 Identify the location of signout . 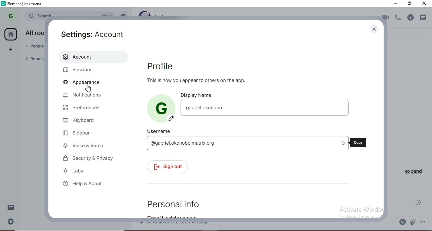
(167, 166).